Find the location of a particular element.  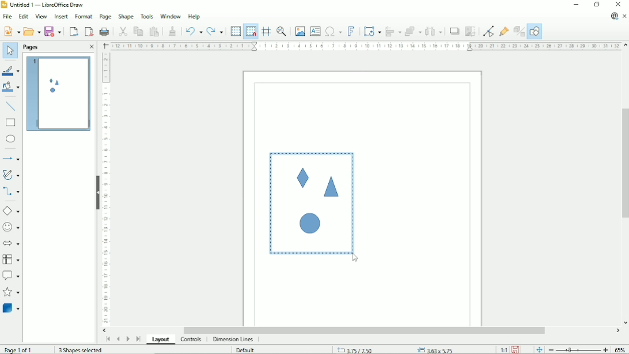

Page is located at coordinates (105, 17).